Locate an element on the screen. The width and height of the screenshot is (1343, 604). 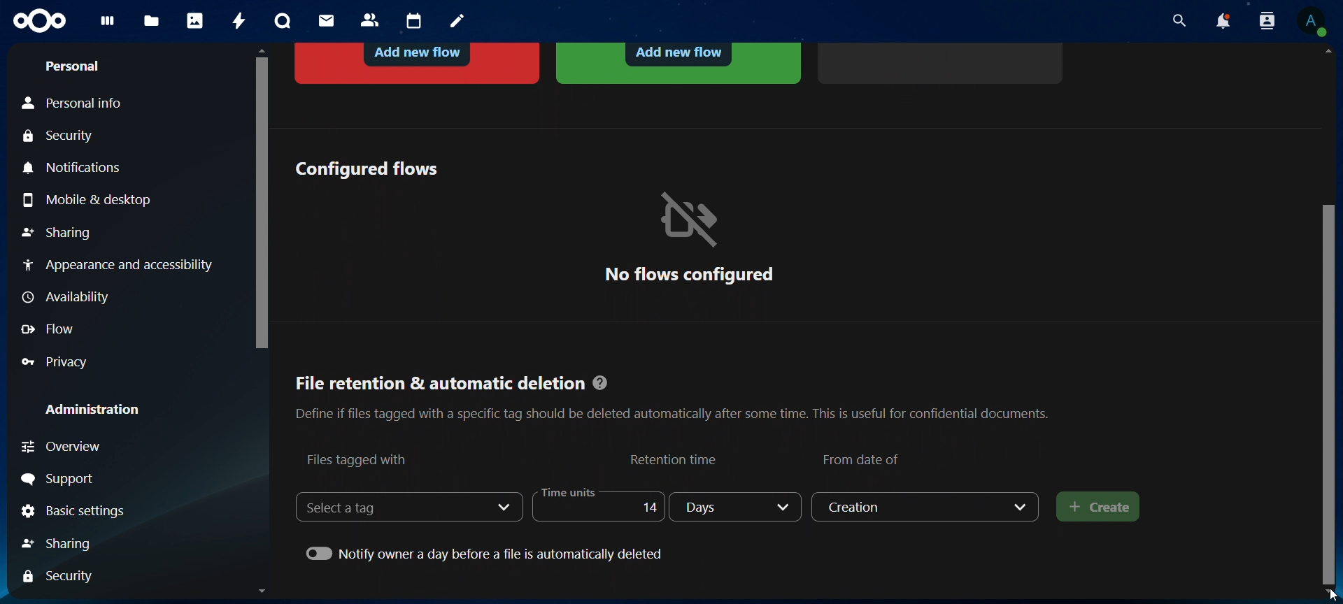
notes is located at coordinates (460, 22).